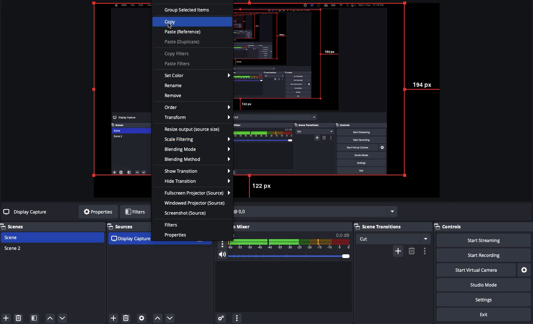 The height and width of the screenshot is (324, 533). What do you see at coordinates (426, 251) in the screenshot?
I see `more options` at bounding box center [426, 251].